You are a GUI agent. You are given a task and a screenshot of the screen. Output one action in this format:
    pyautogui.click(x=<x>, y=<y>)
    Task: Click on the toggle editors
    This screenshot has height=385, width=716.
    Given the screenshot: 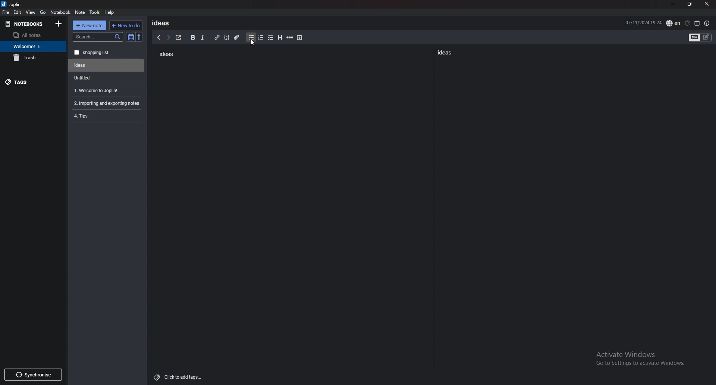 What is the action you would take?
    pyautogui.click(x=700, y=38)
    